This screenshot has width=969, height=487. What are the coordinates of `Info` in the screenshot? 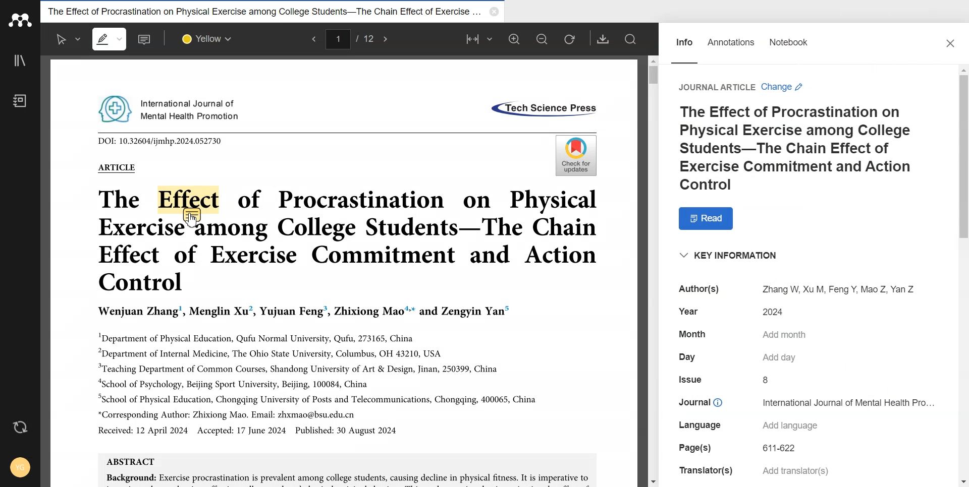 It's located at (684, 45).